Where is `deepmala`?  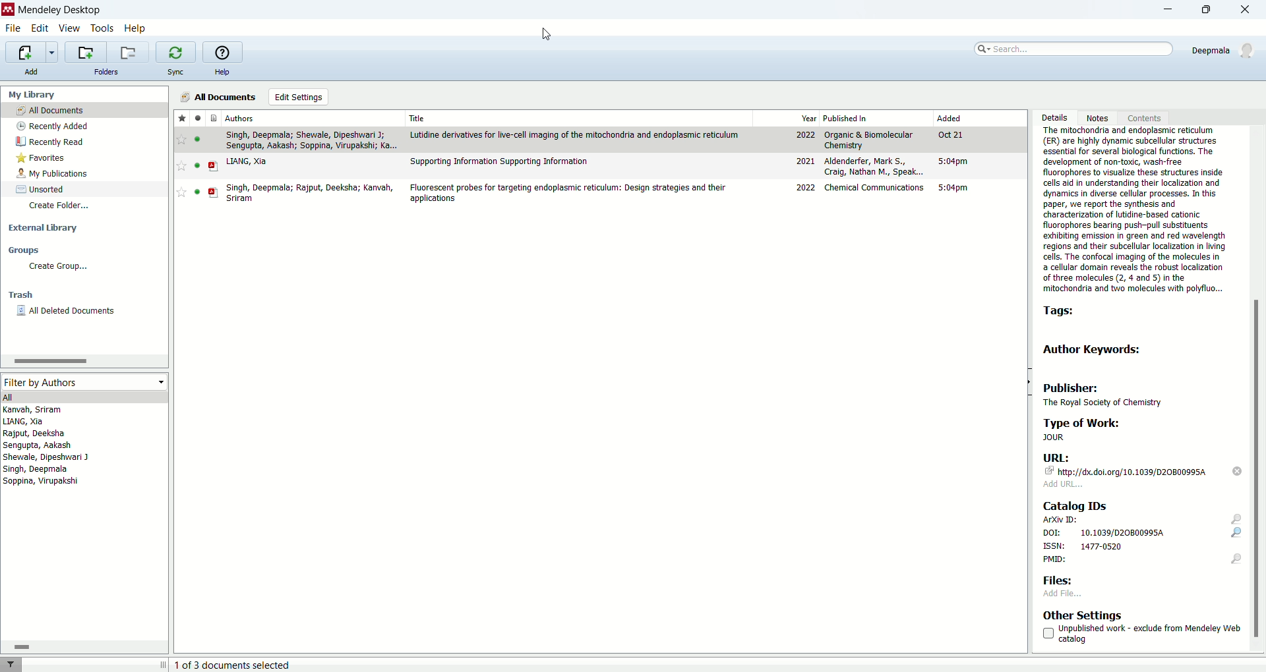
deepmala is located at coordinates (1225, 50).